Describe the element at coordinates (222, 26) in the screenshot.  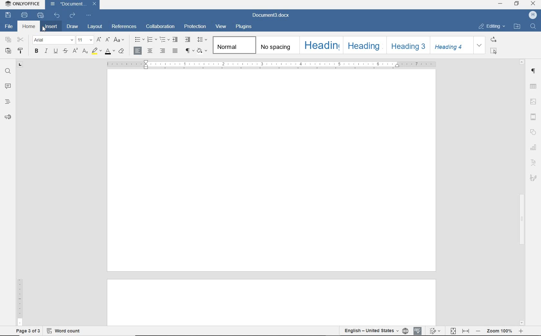
I see `VIEW` at that location.